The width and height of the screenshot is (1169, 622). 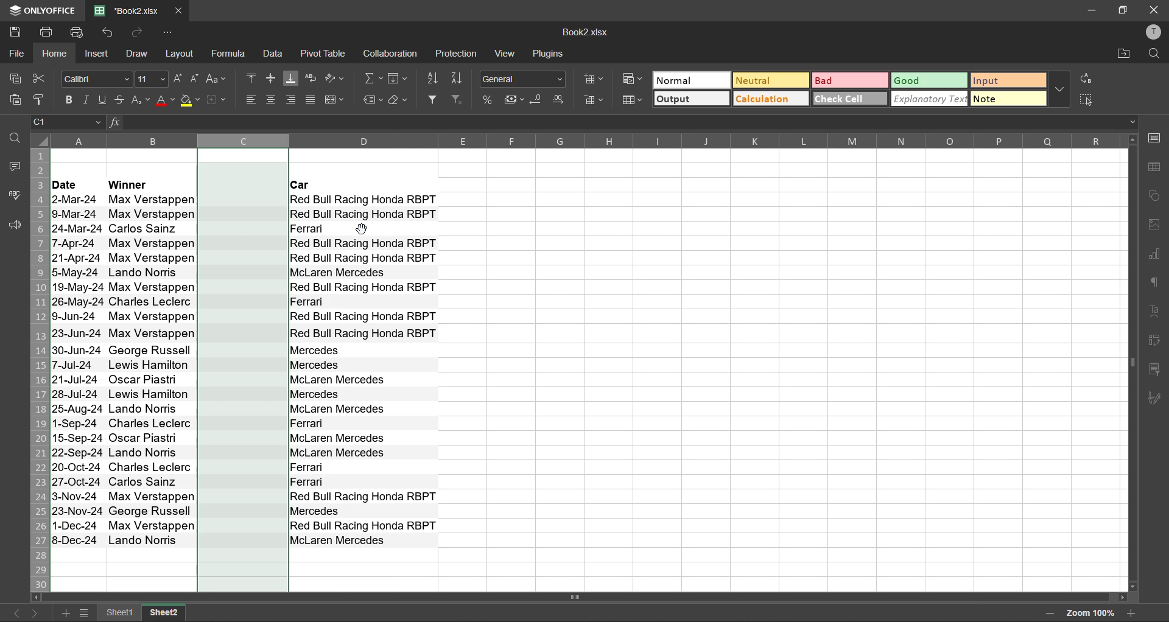 I want to click on column names, so click(x=586, y=141).